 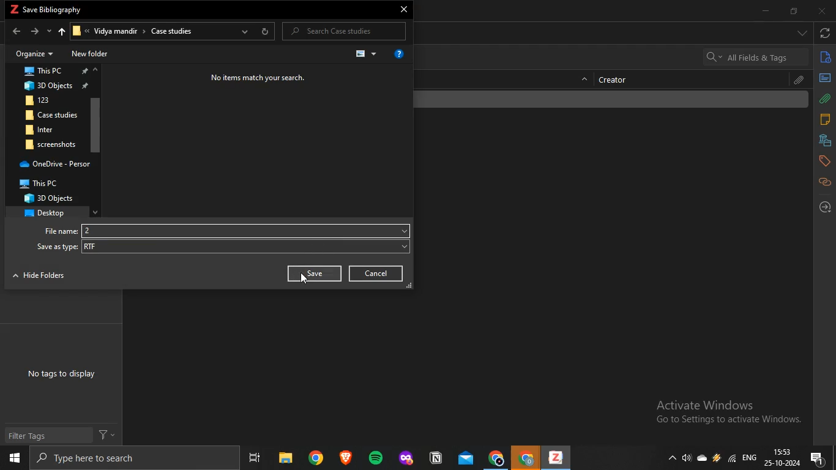 I want to click on P Search Case studies, so click(x=346, y=31).